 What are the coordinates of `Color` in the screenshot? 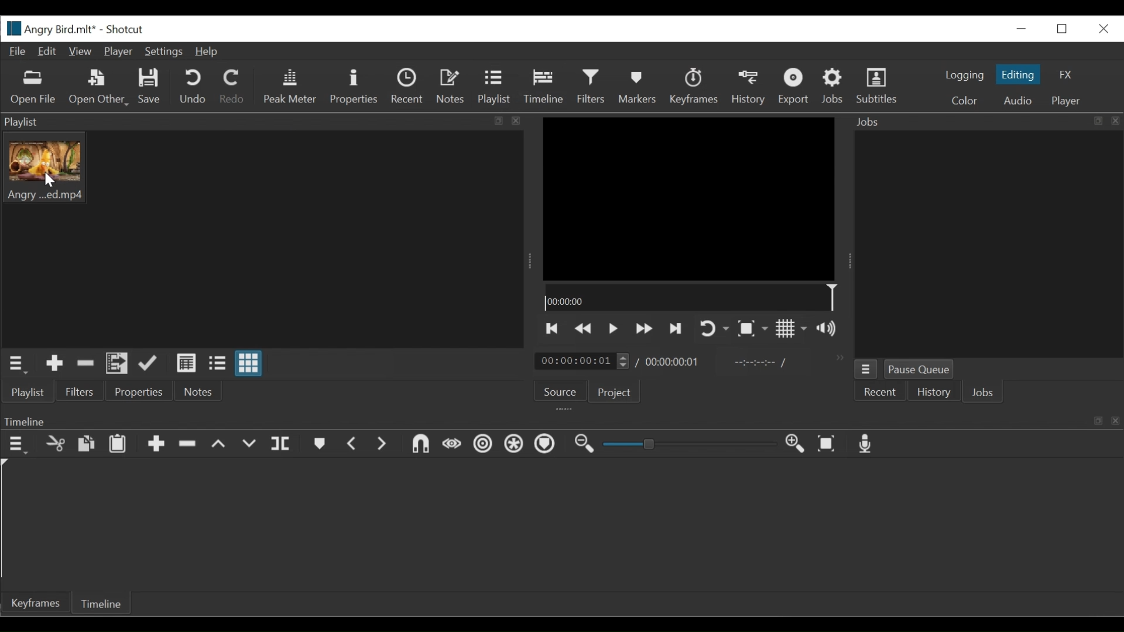 It's located at (964, 99).